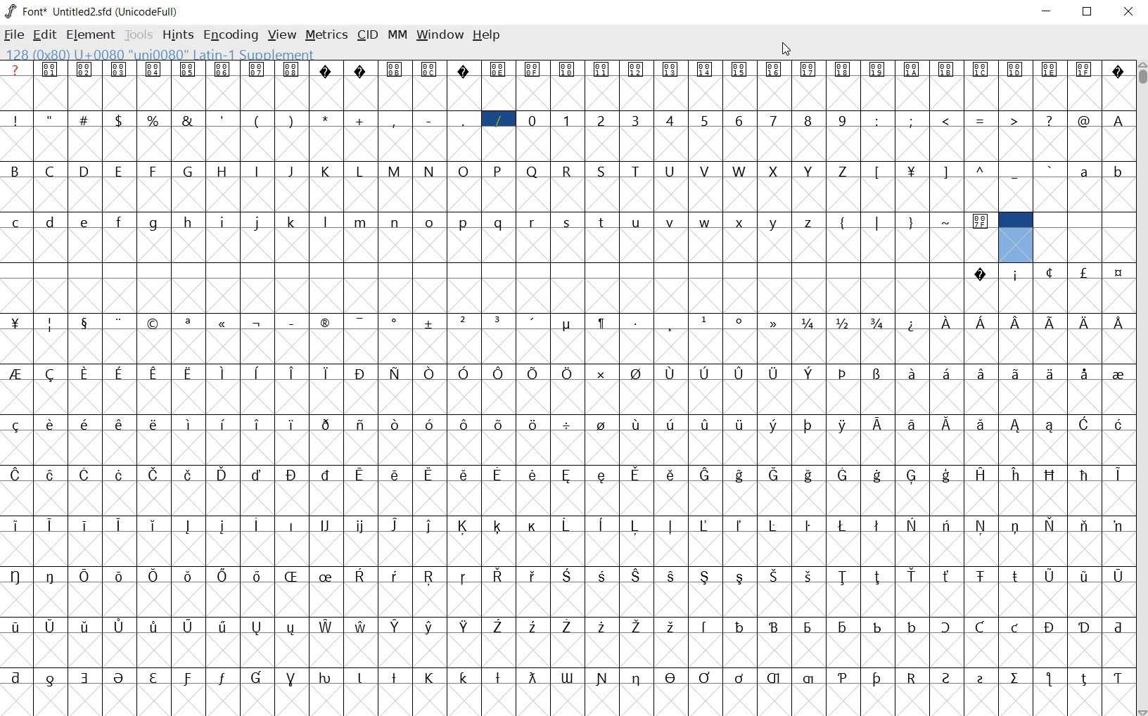 This screenshot has height=716, width=1148. I want to click on empty spaces, so click(483, 271).